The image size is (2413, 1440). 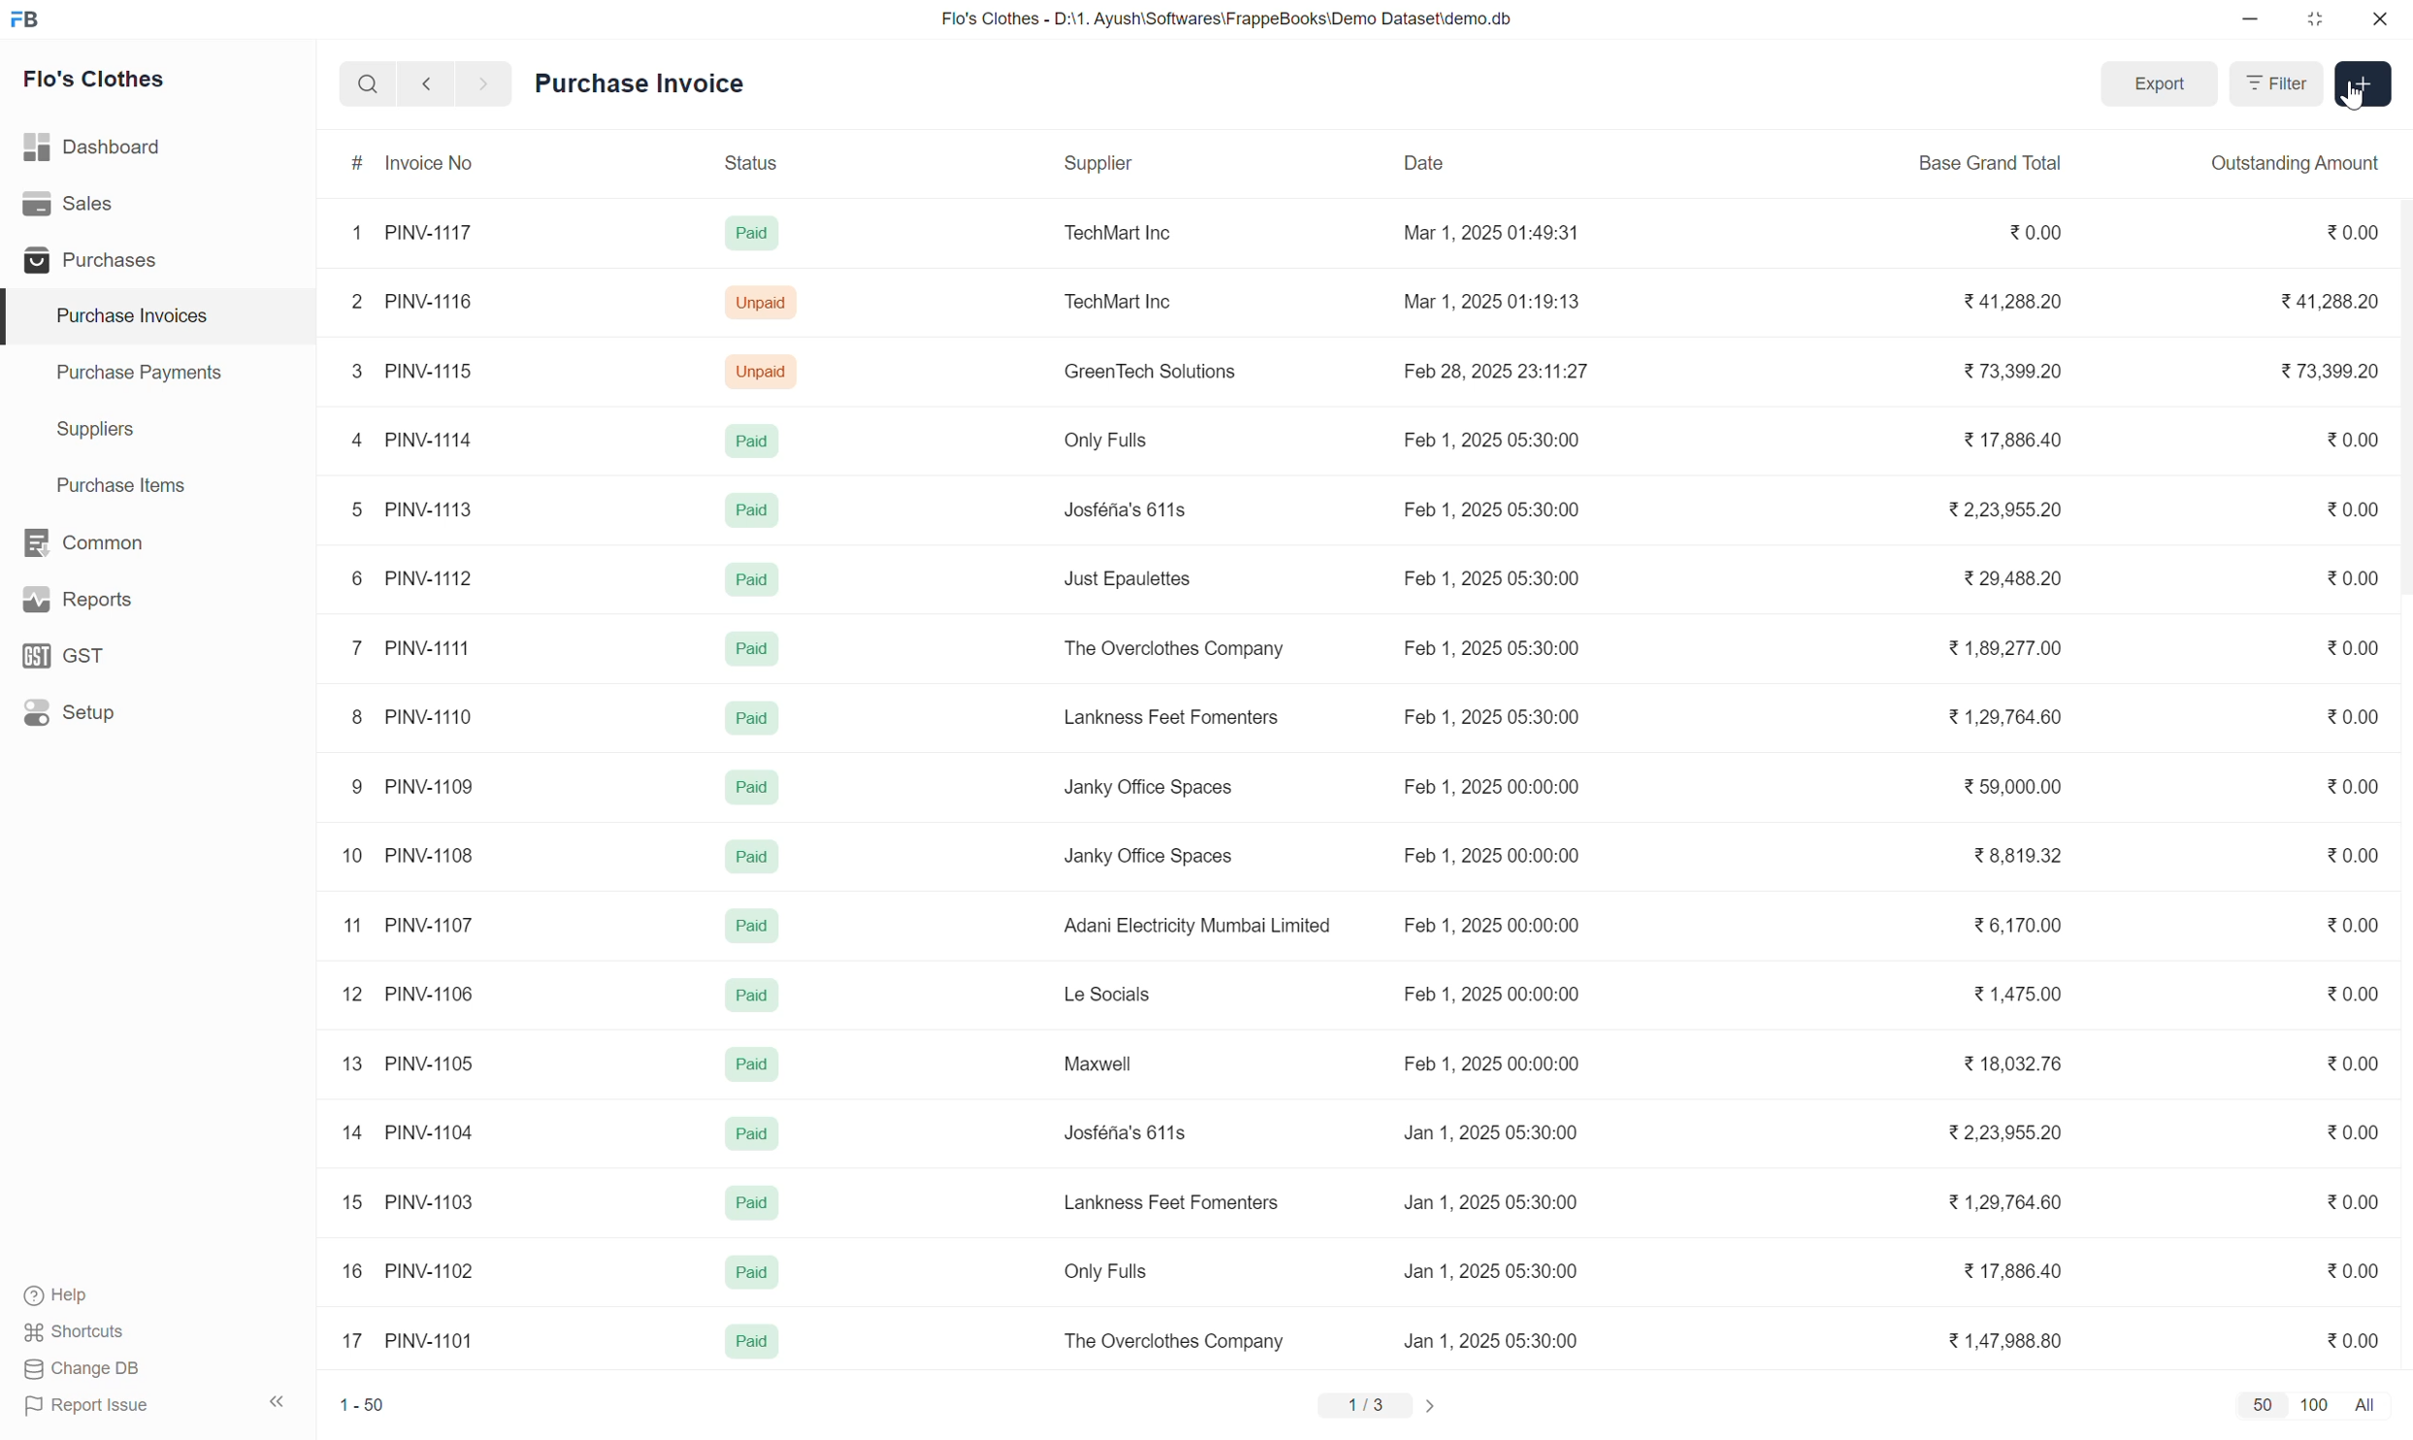 What do you see at coordinates (2006, 1064) in the screenshot?
I see `18,032.76` at bounding box center [2006, 1064].